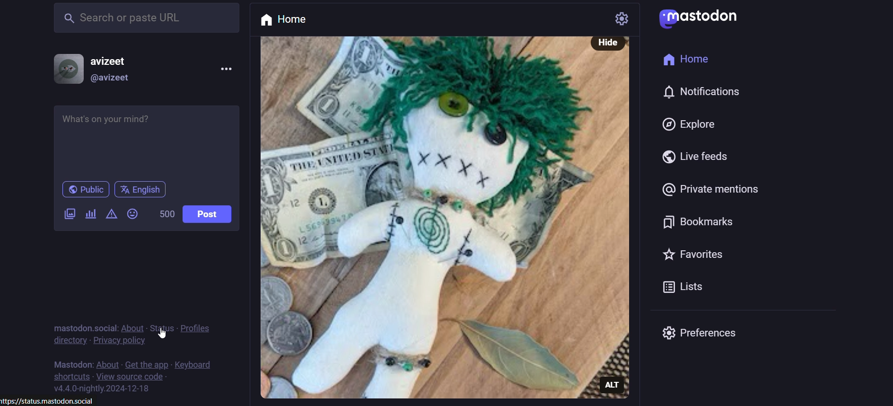  What do you see at coordinates (699, 224) in the screenshot?
I see `bookmarks` at bounding box center [699, 224].